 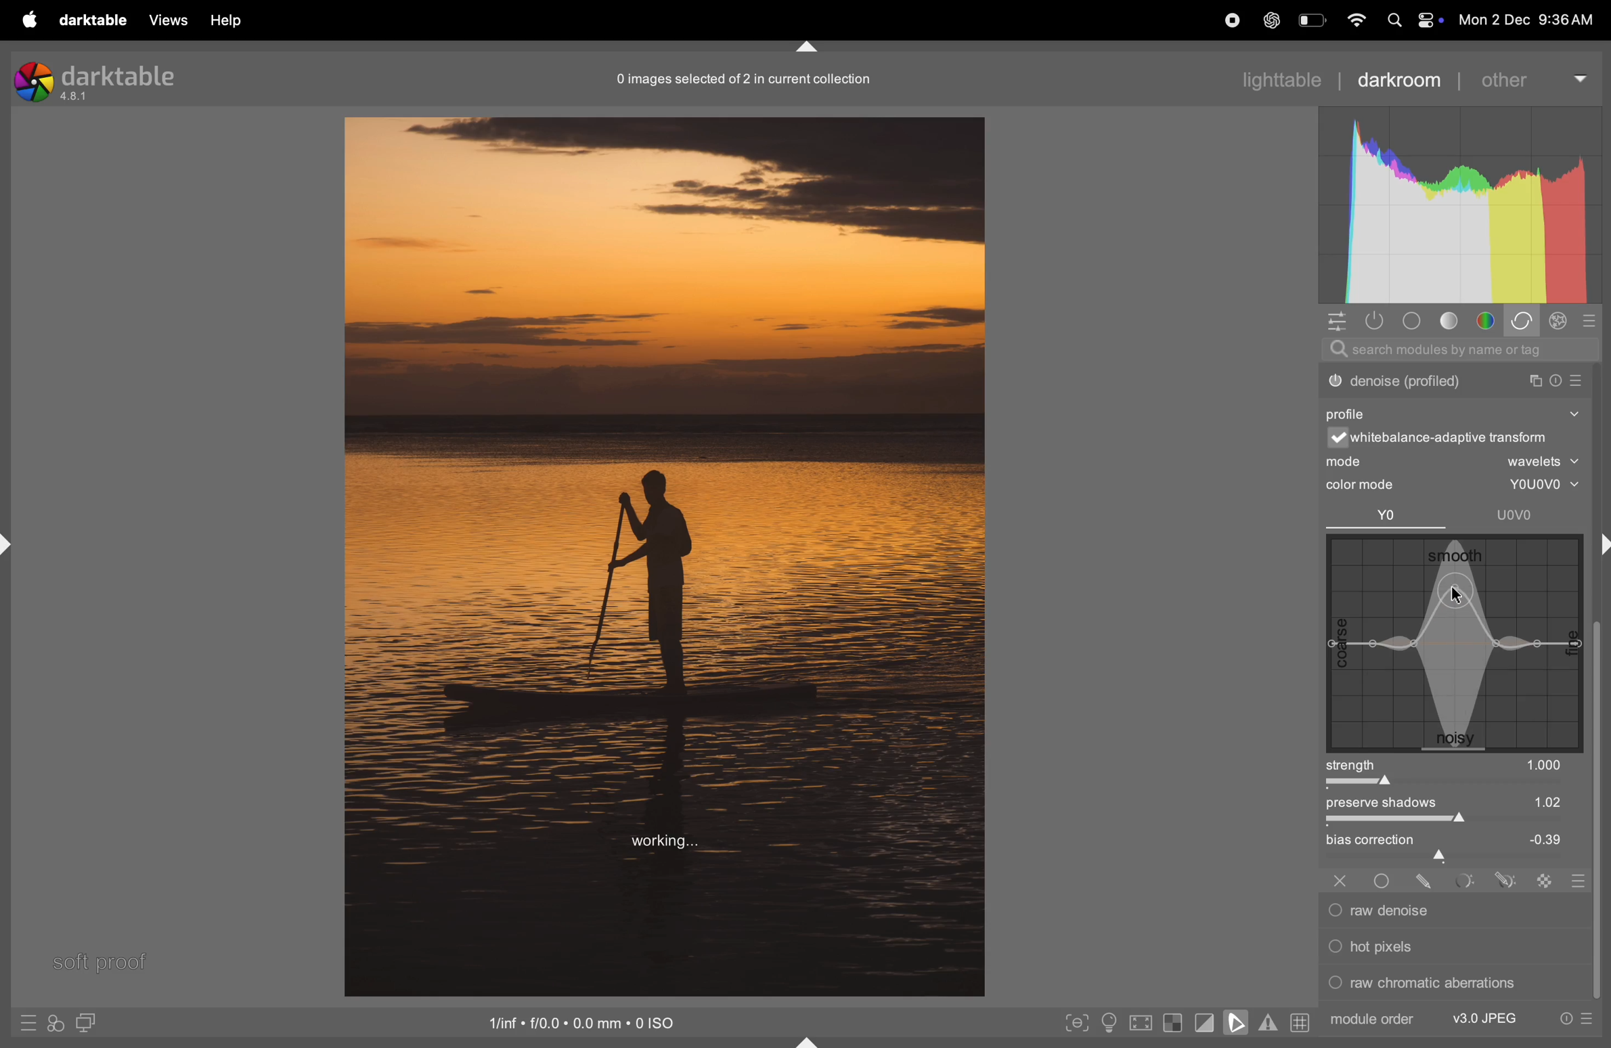 What do you see at coordinates (1299, 1024) in the screenshot?
I see `grid` at bounding box center [1299, 1024].